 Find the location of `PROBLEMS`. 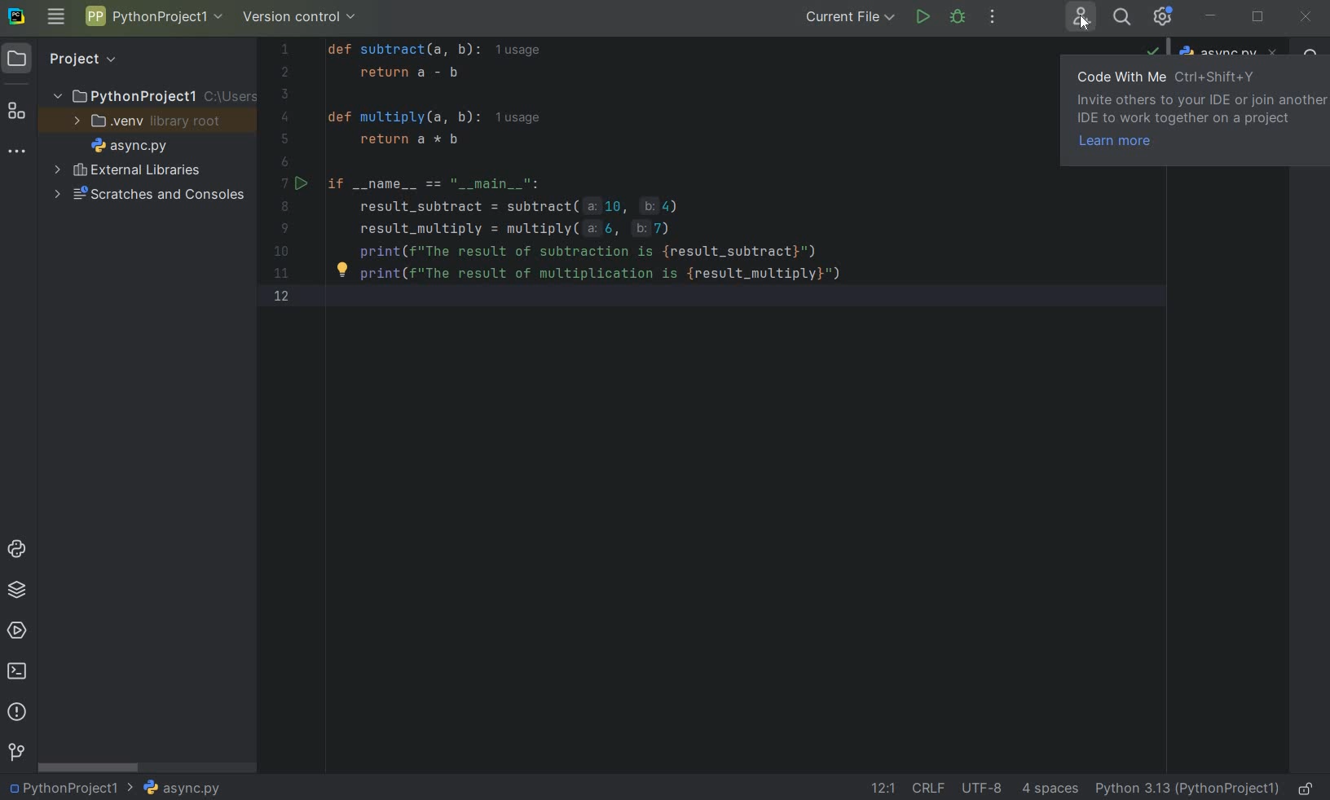

PROBLEMS is located at coordinates (19, 714).